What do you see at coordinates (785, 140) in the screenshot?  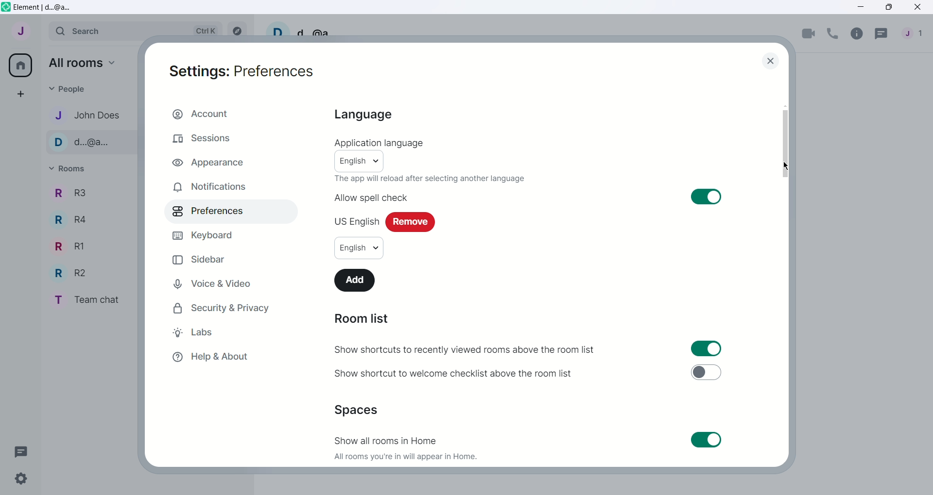 I see `Vertical slide bar` at bounding box center [785, 140].